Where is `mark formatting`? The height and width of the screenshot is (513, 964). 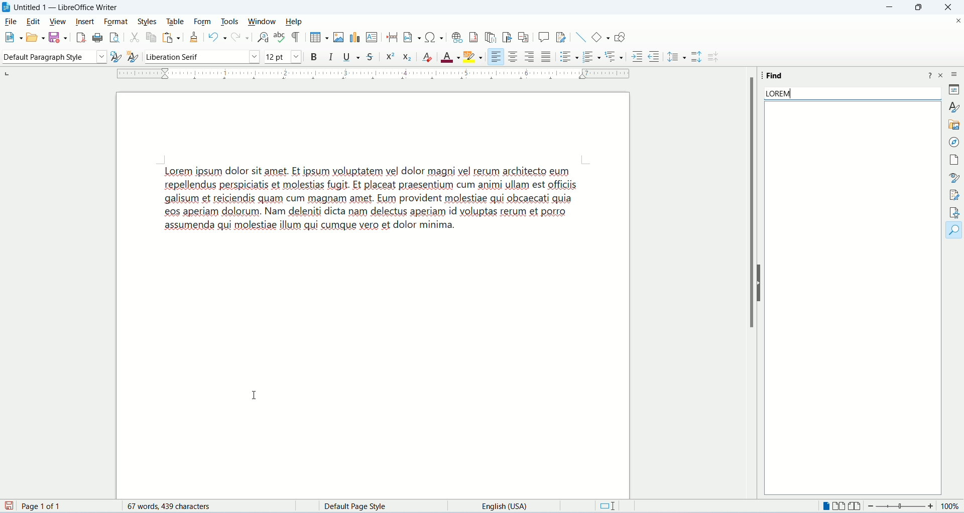
mark formatting is located at coordinates (296, 37).